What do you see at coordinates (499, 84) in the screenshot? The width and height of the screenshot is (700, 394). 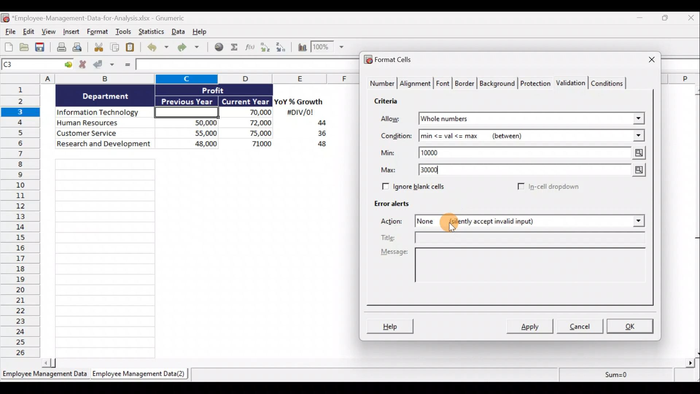 I see `Background` at bounding box center [499, 84].